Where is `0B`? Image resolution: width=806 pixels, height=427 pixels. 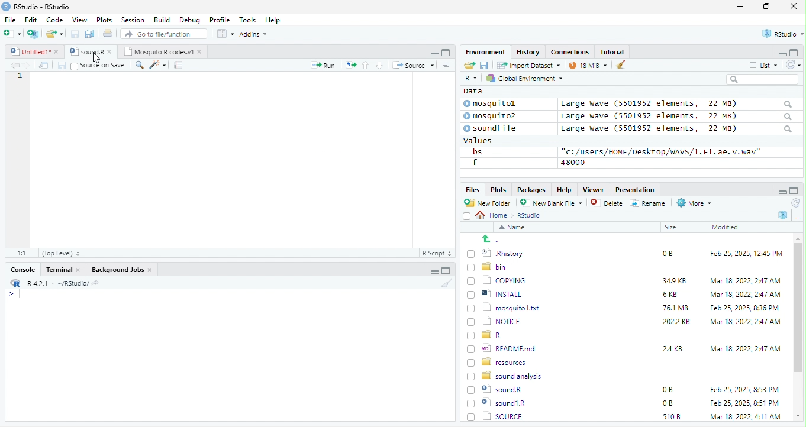
0B is located at coordinates (667, 390).